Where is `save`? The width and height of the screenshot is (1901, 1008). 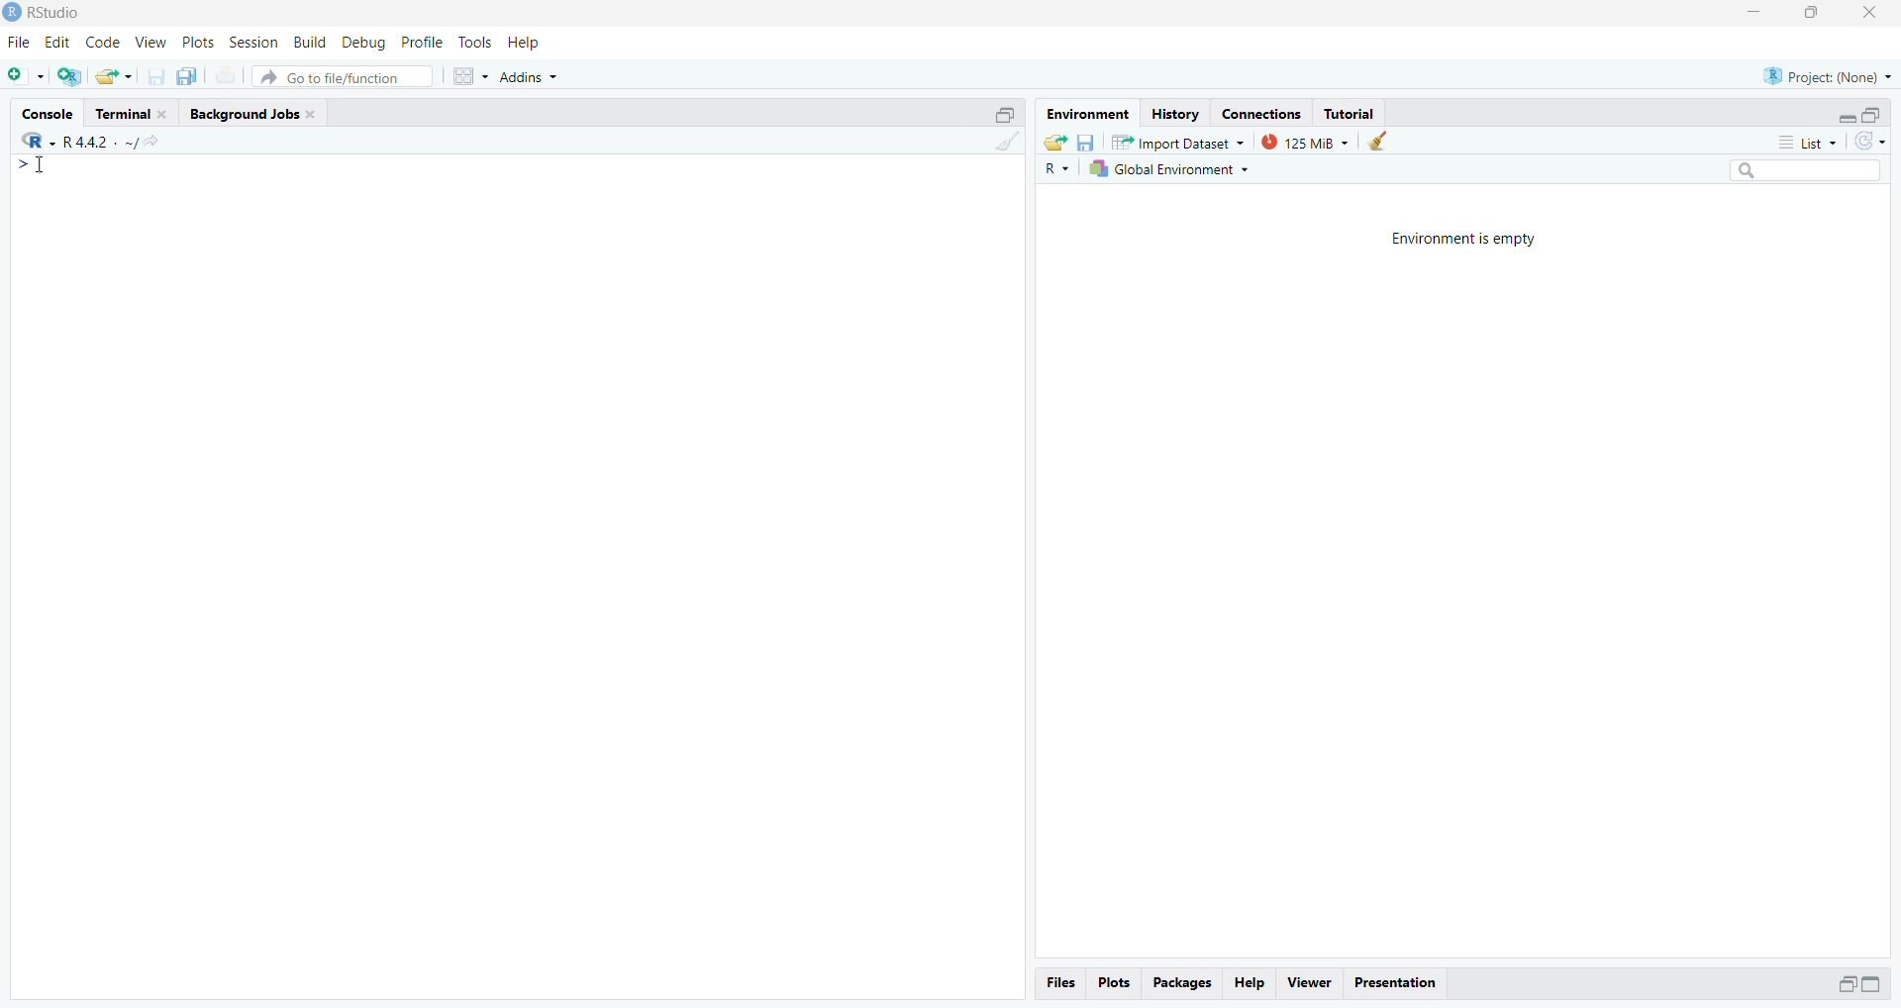
save is located at coordinates (1084, 141).